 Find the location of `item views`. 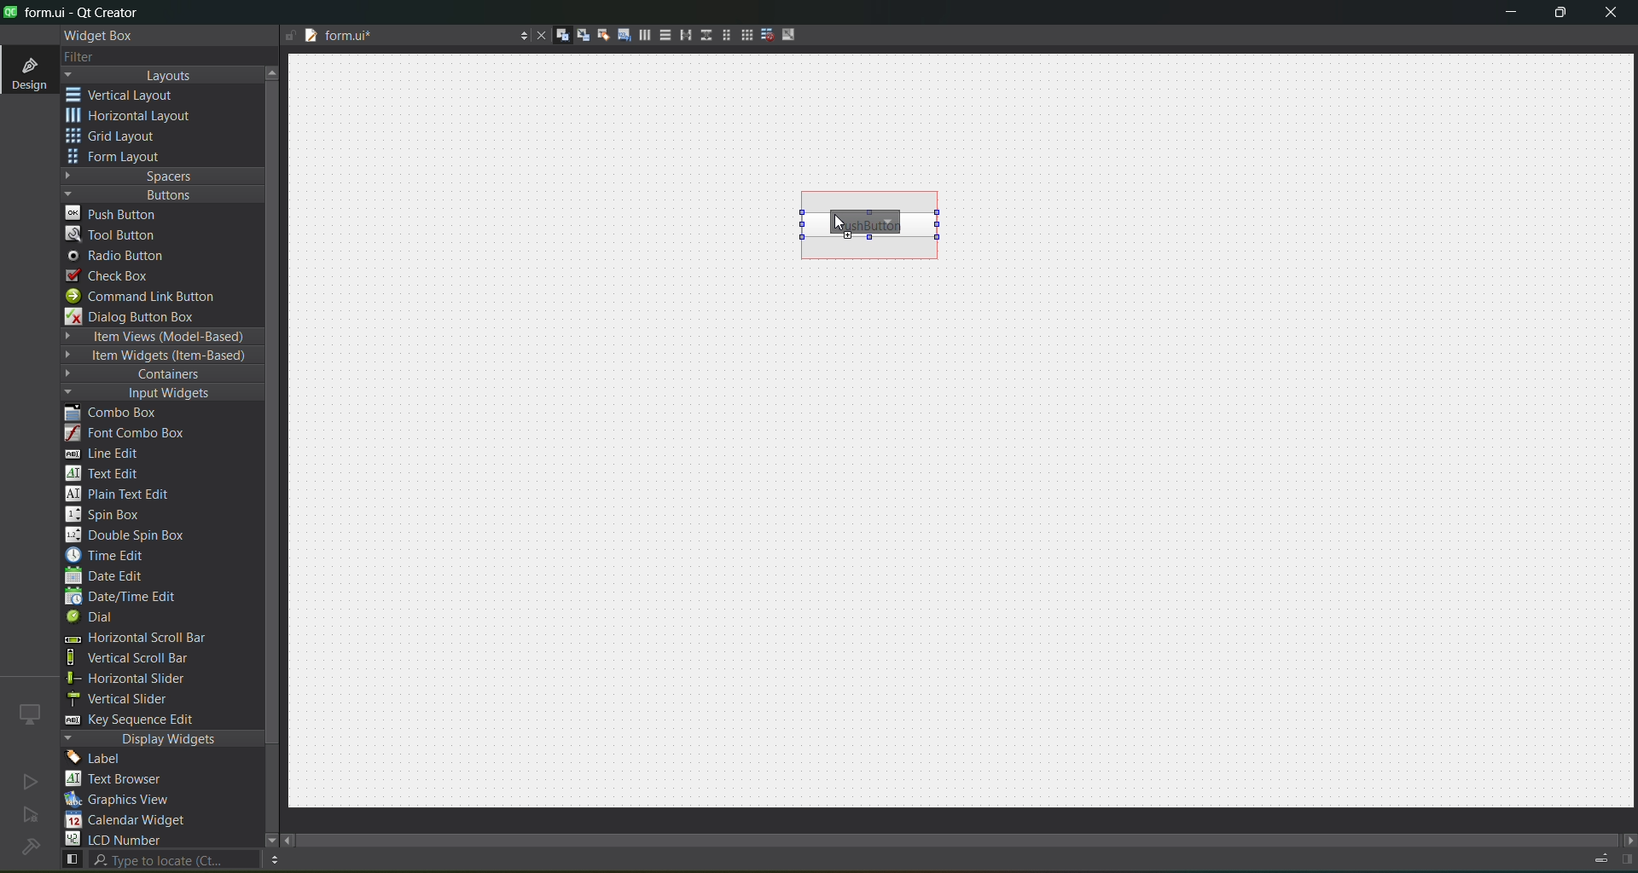

item views is located at coordinates (160, 338).